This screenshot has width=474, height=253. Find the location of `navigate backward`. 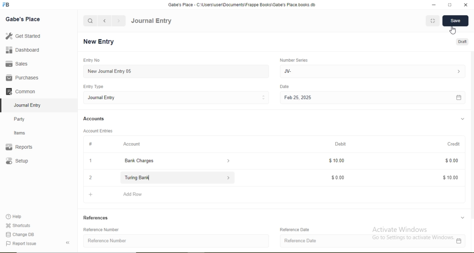

navigate backward is located at coordinates (104, 21).